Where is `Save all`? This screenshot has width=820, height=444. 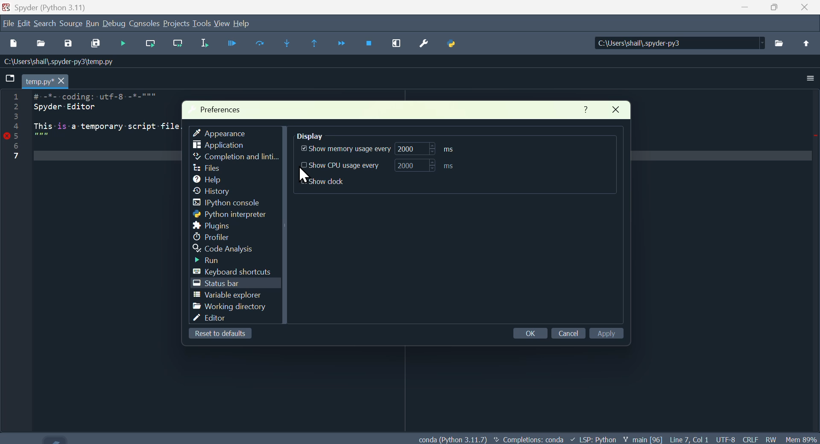
Save all is located at coordinates (98, 43).